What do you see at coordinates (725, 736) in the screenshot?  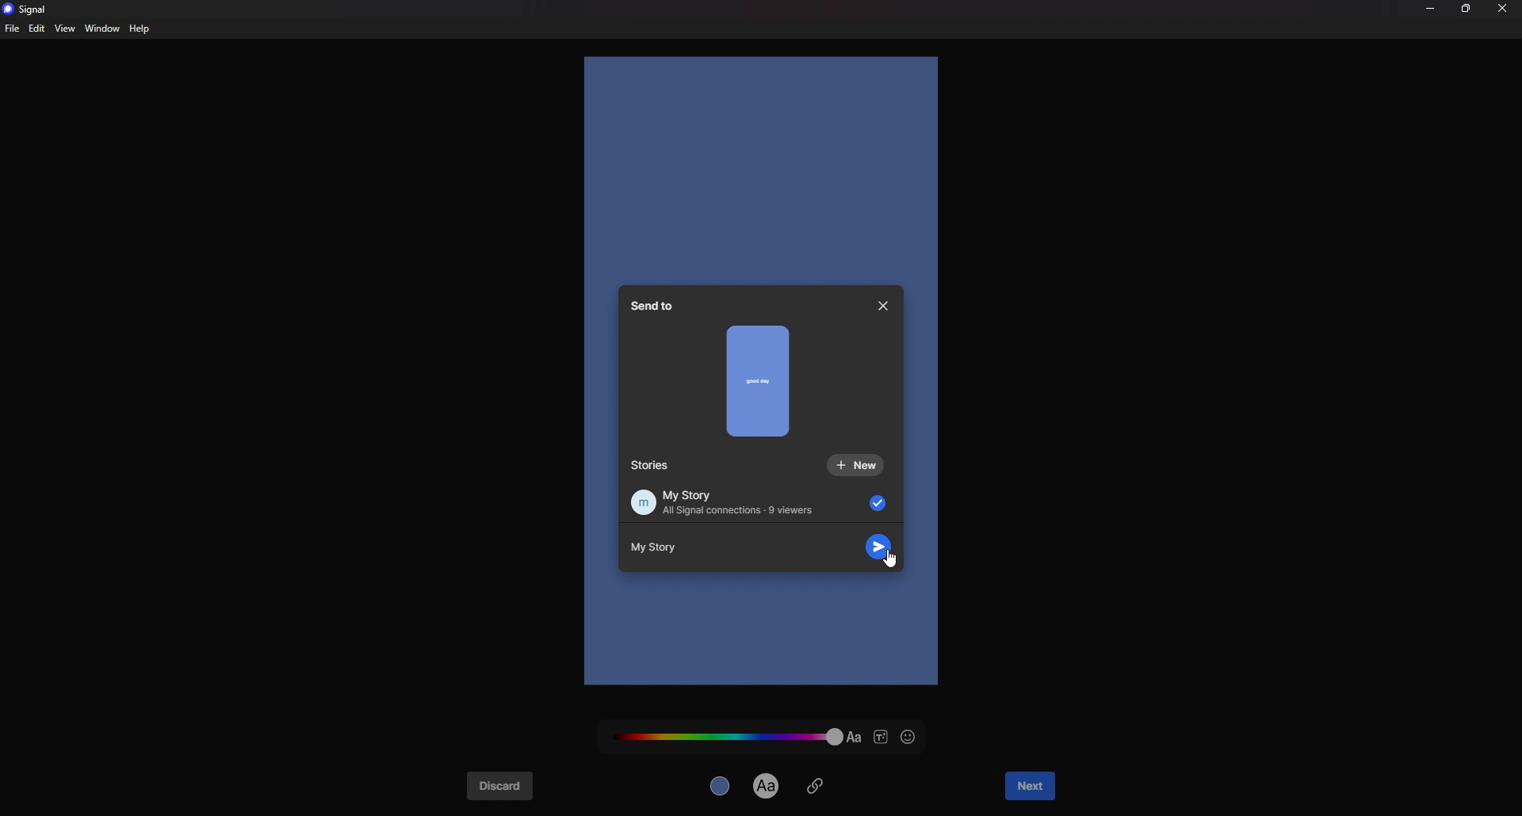 I see `text color` at bounding box center [725, 736].